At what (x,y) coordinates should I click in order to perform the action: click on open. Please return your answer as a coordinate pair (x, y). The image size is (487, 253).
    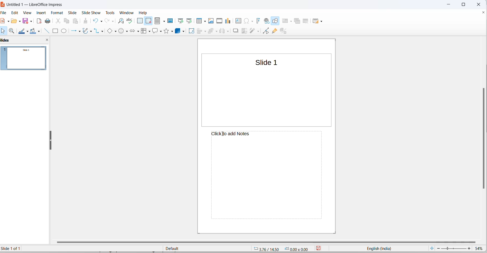
    Looking at the image, I should click on (14, 22).